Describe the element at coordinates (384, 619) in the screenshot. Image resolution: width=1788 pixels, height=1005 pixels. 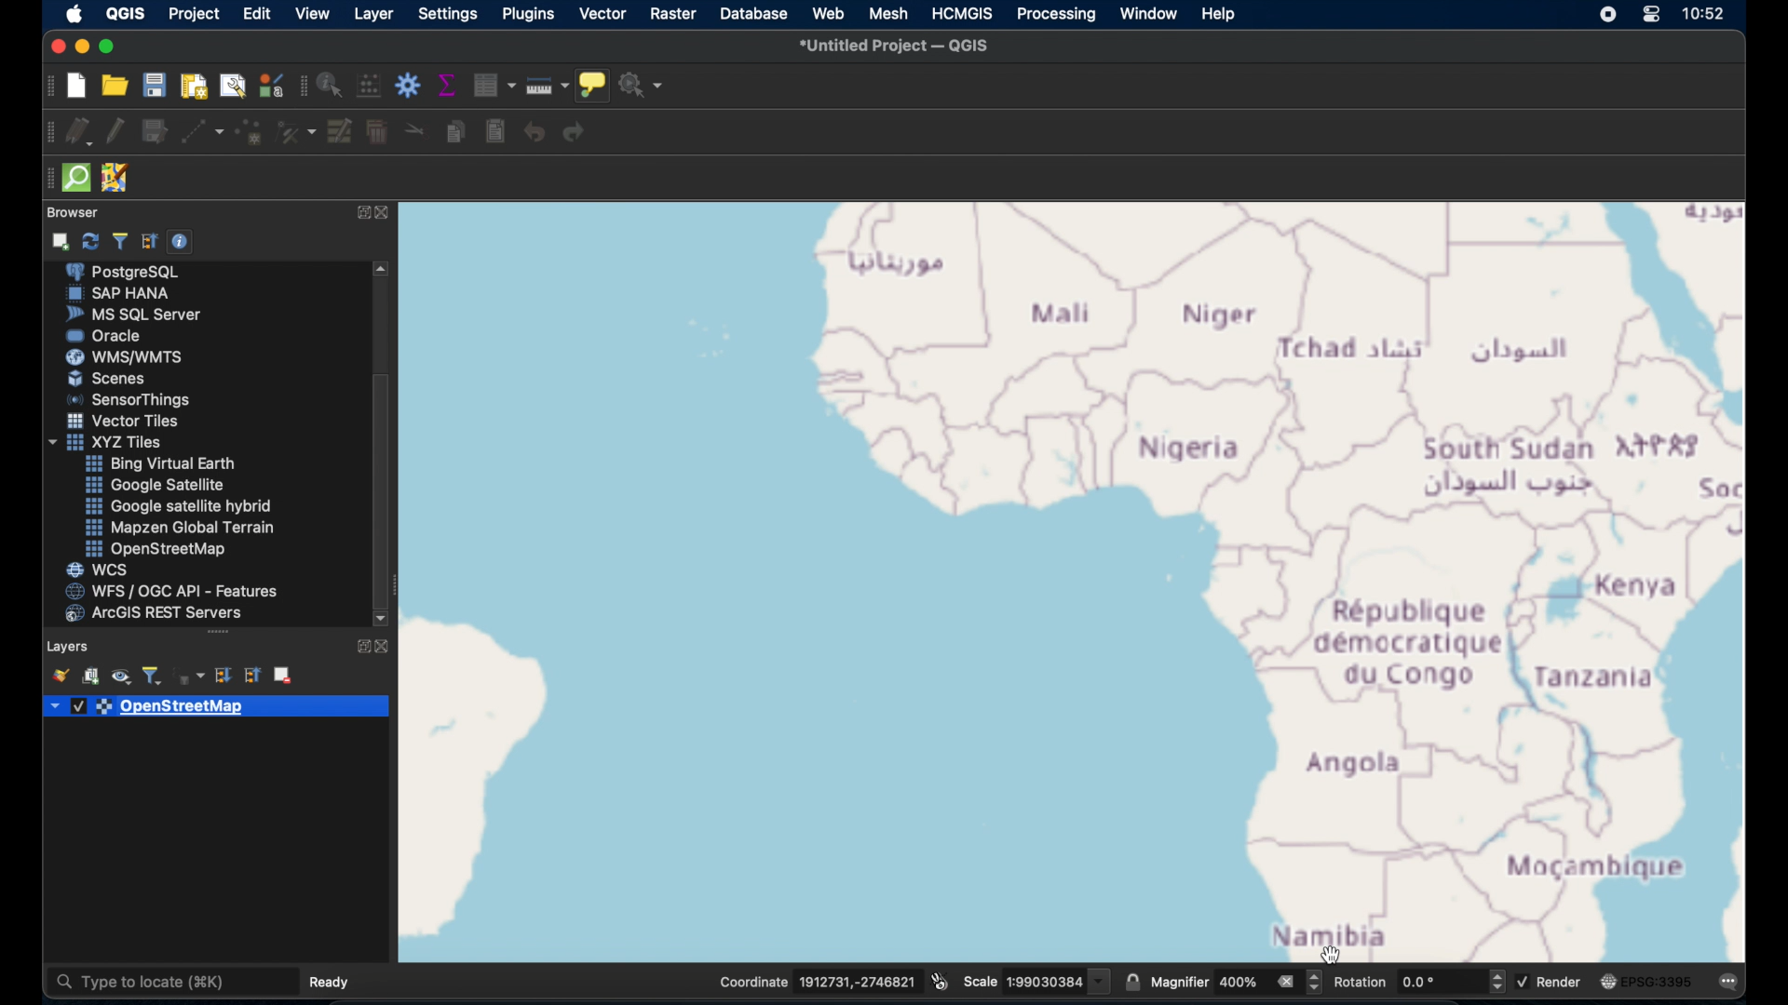
I see `scroll down arrow` at that location.